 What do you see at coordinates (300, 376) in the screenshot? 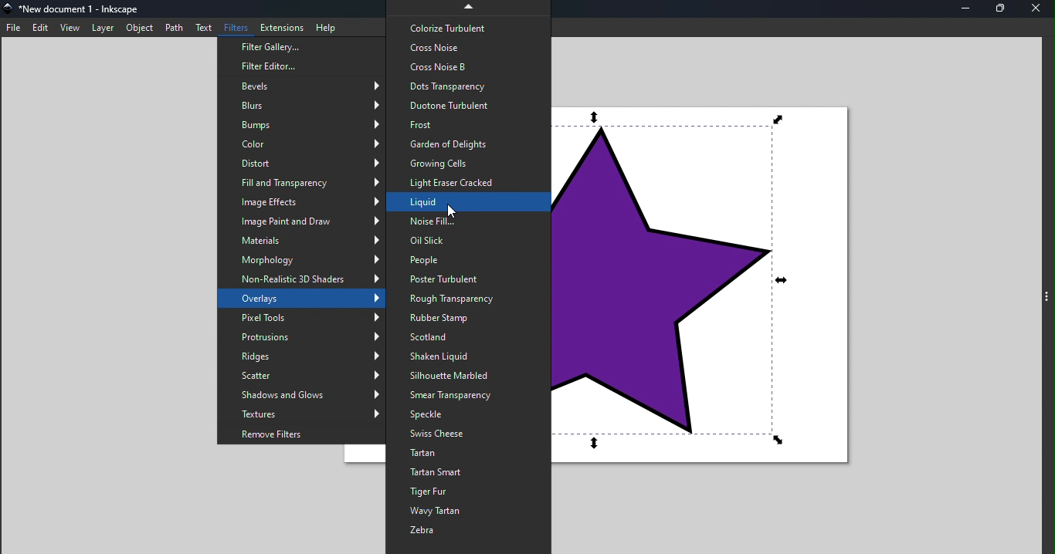
I see `Scatter` at bounding box center [300, 376].